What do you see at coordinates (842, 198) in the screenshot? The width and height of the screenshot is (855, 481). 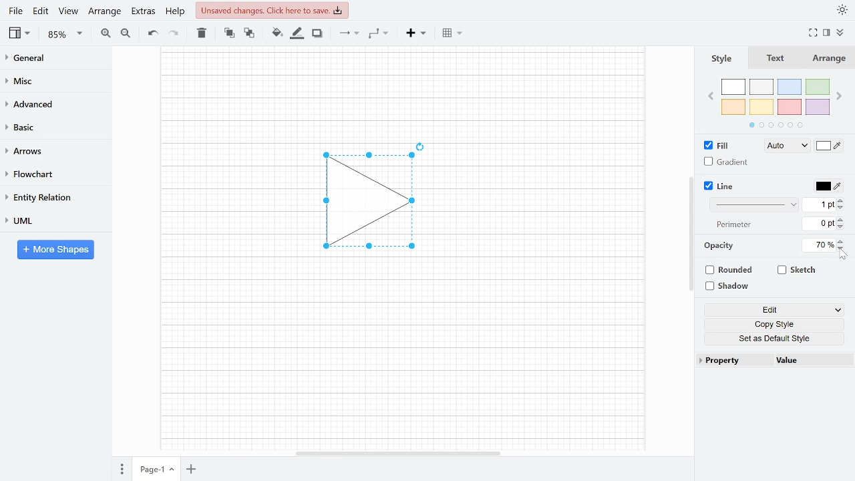 I see `INcrease line width` at bounding box center [842, 198].